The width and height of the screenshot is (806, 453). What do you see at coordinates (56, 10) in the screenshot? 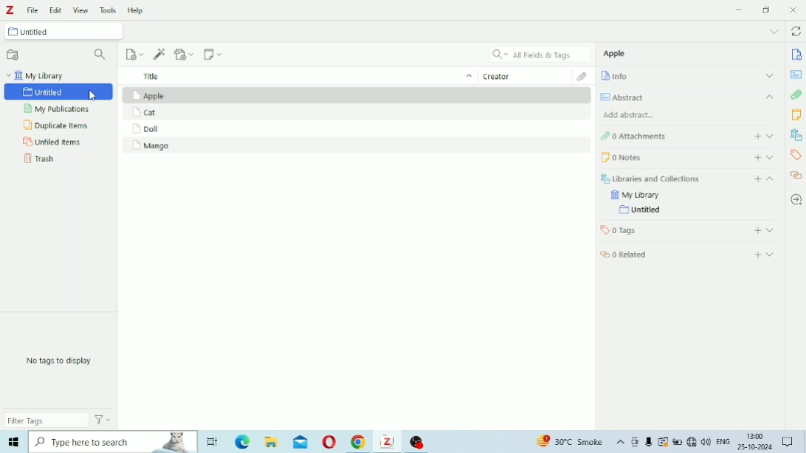
I see `Edit` at bounding box center [56, 10].